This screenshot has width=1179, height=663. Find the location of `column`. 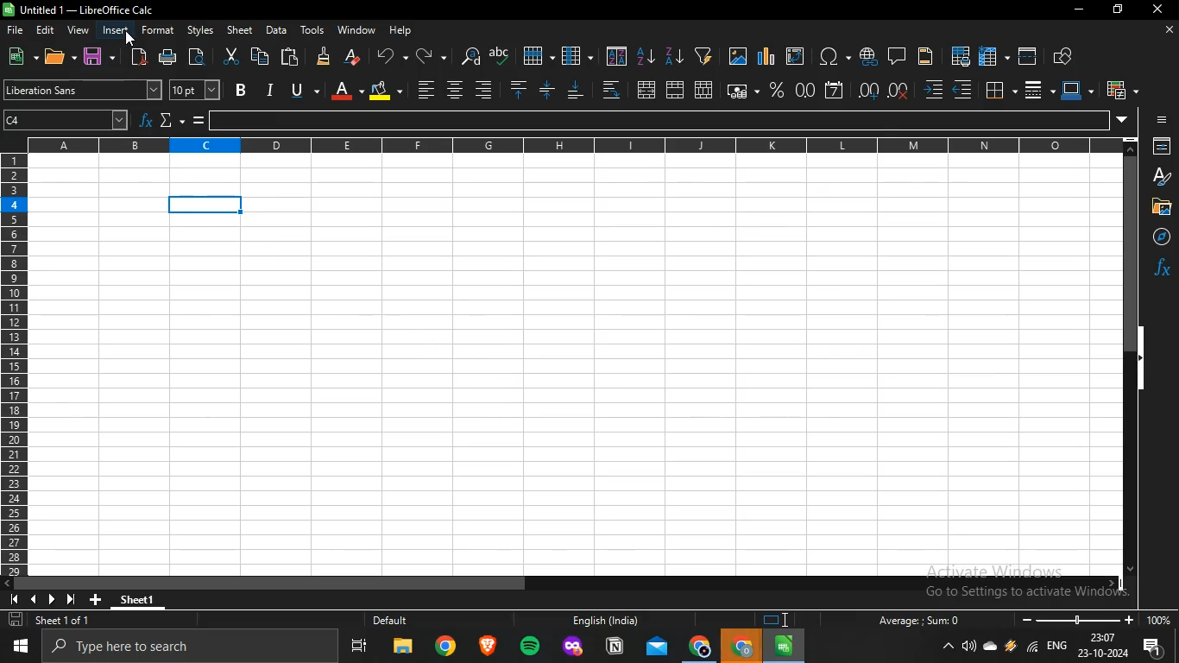

column is located at coordinates (577, 56).